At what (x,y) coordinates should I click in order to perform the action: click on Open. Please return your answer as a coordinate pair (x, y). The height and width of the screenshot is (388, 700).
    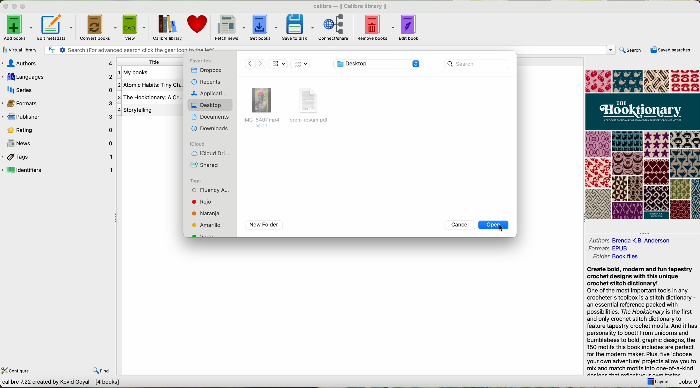
    Looking at the image, I should click on (493, 225).